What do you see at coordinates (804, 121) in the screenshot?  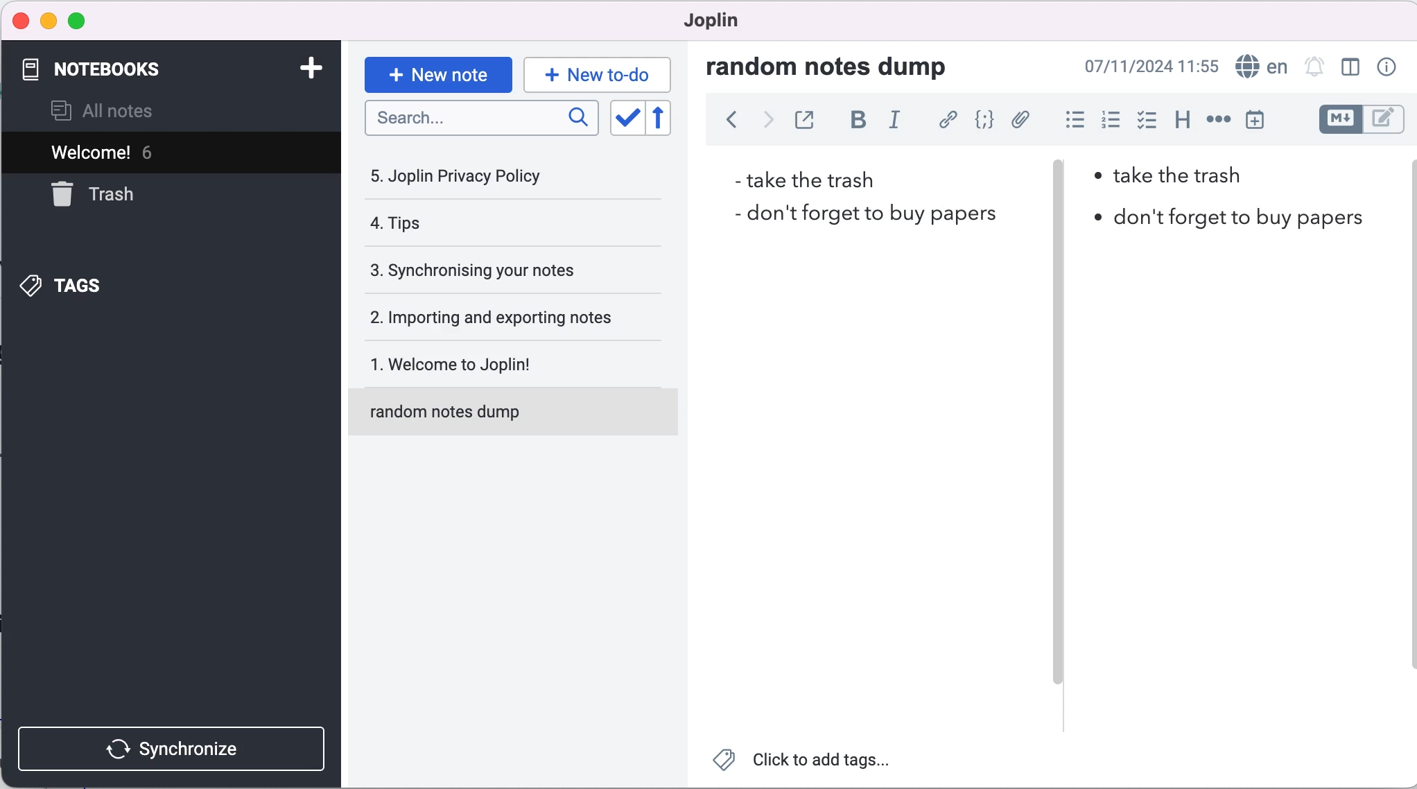 I see `toggle external editing` at bounding box center [804, 121].